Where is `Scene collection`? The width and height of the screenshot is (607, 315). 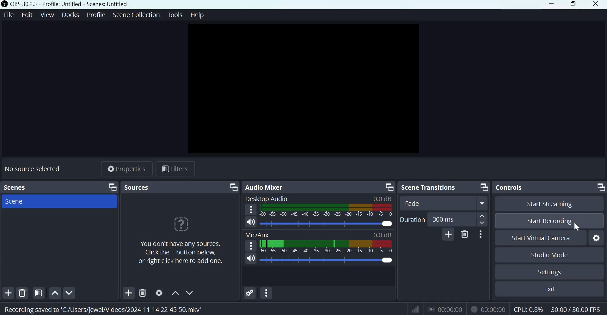
Scene collection is located at coordinates (137, 15).